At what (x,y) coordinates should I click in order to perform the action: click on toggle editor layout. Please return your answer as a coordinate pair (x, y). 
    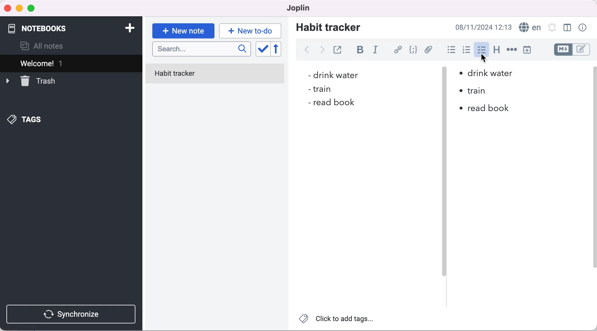
    Looking at the image, I should click on (568, 28).